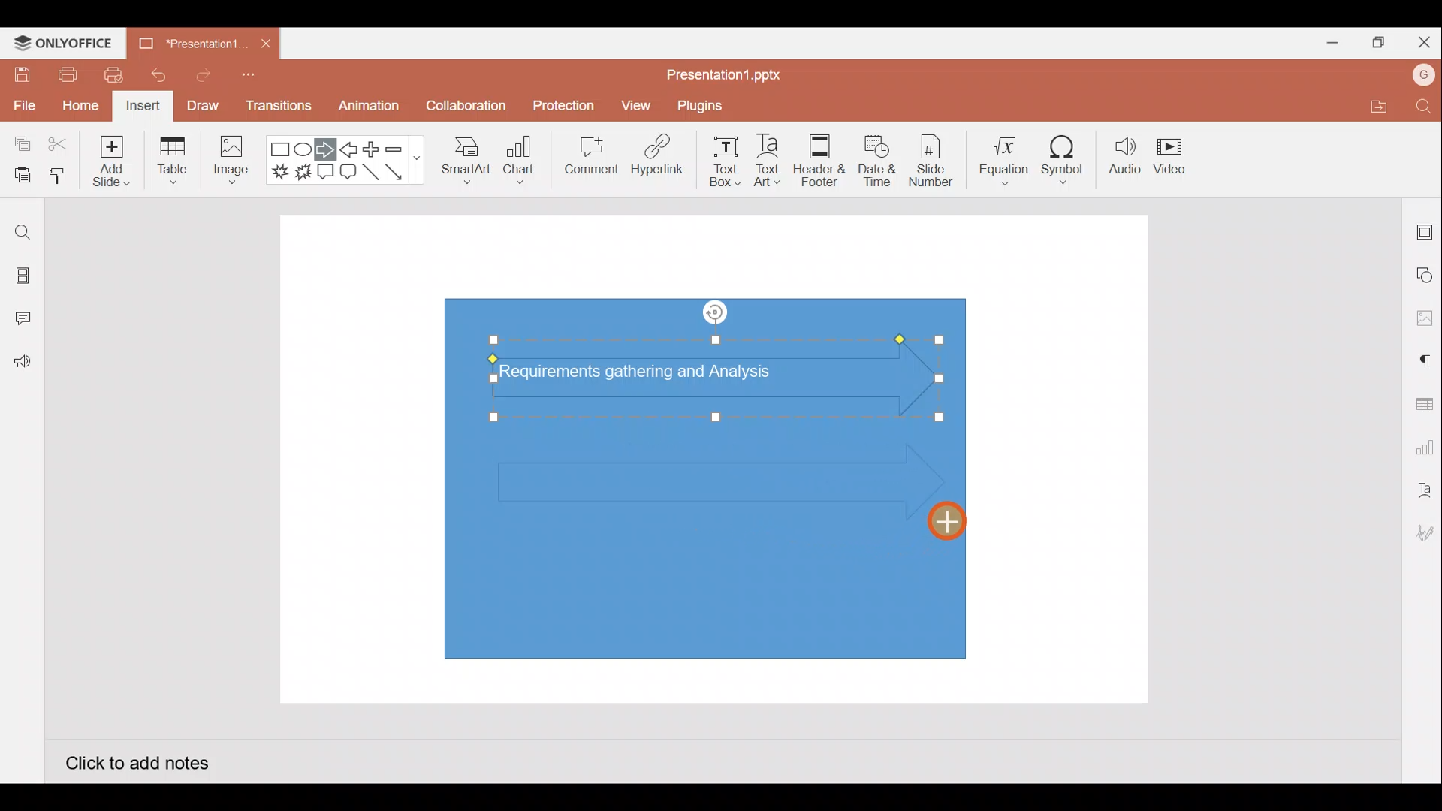 This screenshot has width=1442, height=811. Describe the element at coordinates (21, 278) in the screenshot. I see `Slides` at that location.